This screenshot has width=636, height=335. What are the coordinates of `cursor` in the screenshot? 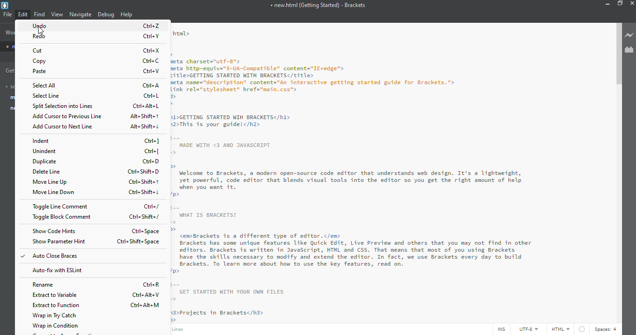 It's located at (26, 19).